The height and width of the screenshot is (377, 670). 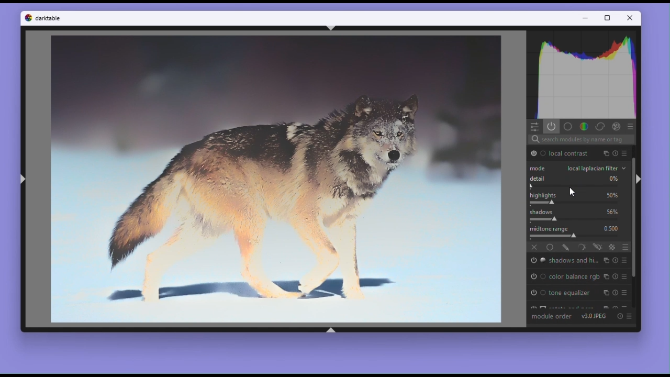 What do you see at coordinates (572, 261) in the screenshot?
I see `shadows and highlights` at bounding box center [572, 261].